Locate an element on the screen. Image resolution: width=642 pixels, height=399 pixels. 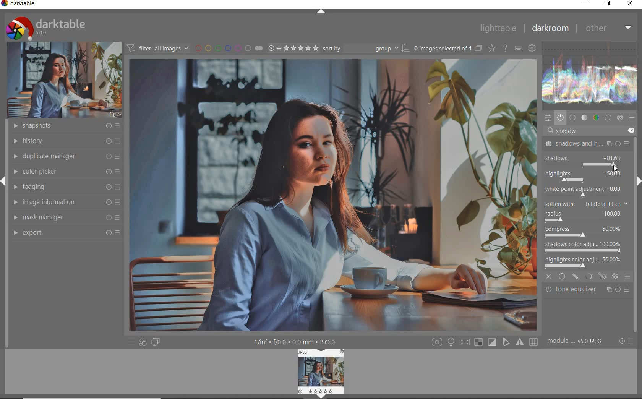
display information is located at coordinates (296, 341).